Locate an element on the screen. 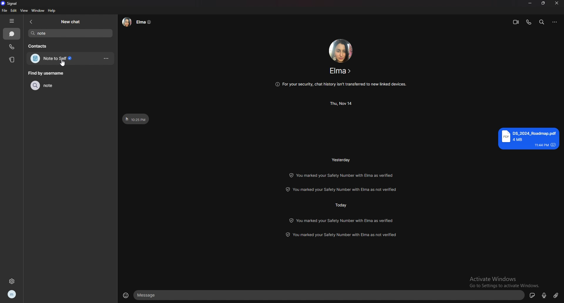  new chat is located at coordinates (70, 21).